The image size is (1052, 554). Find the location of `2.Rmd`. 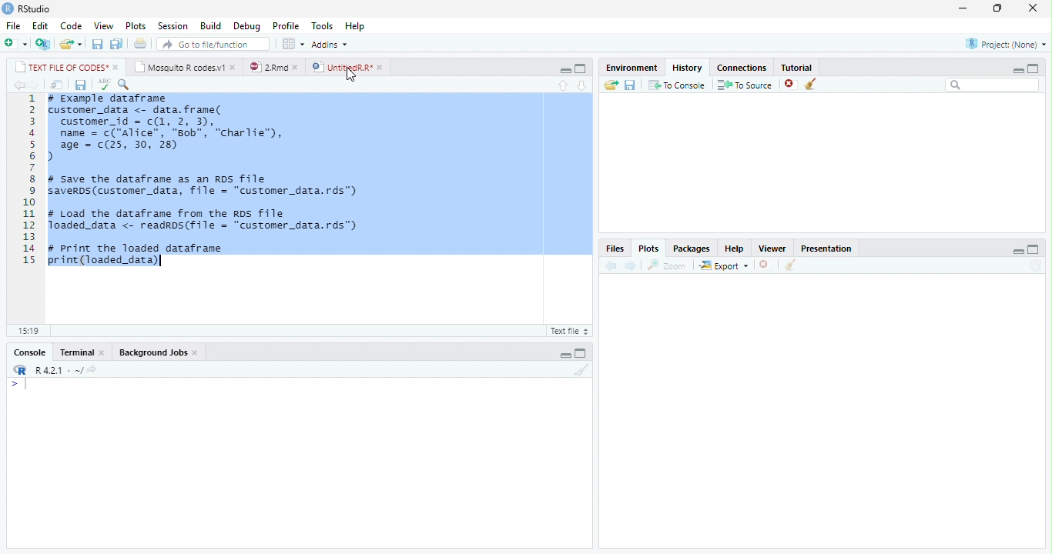

2.Rmd is located at coordinates (267, 67).